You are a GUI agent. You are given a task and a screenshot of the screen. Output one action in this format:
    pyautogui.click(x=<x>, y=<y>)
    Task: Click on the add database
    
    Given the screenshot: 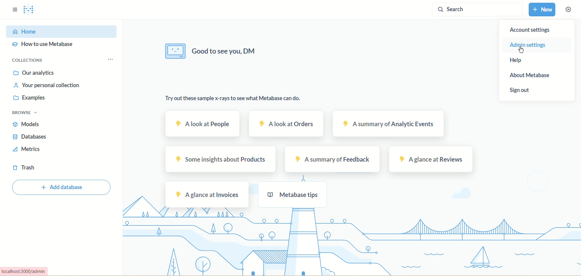 What is the action you would take?
    pyautogui.click(x=62, y=187)
    